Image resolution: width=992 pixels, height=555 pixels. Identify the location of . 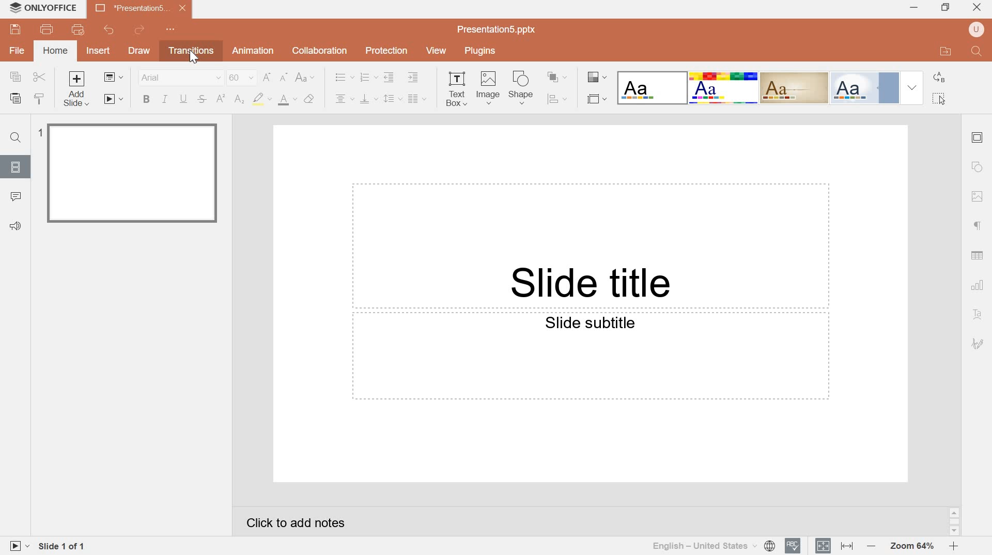
(353, 211).